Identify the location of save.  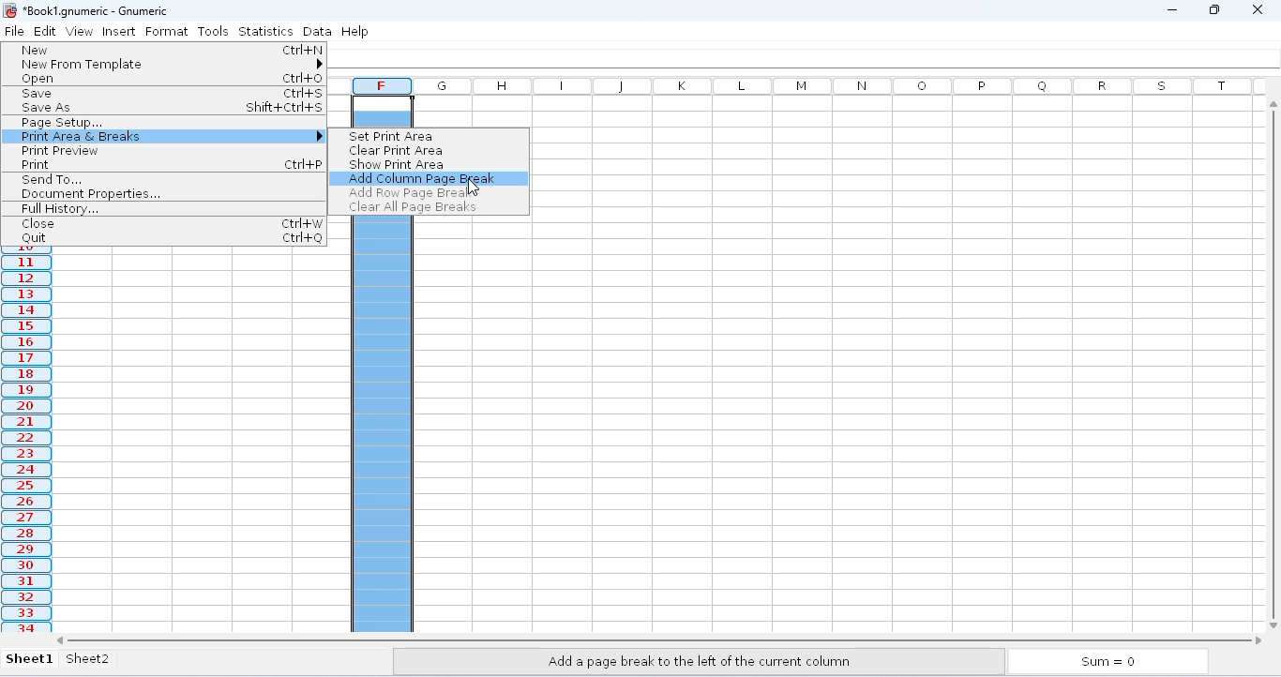
(38, 93).